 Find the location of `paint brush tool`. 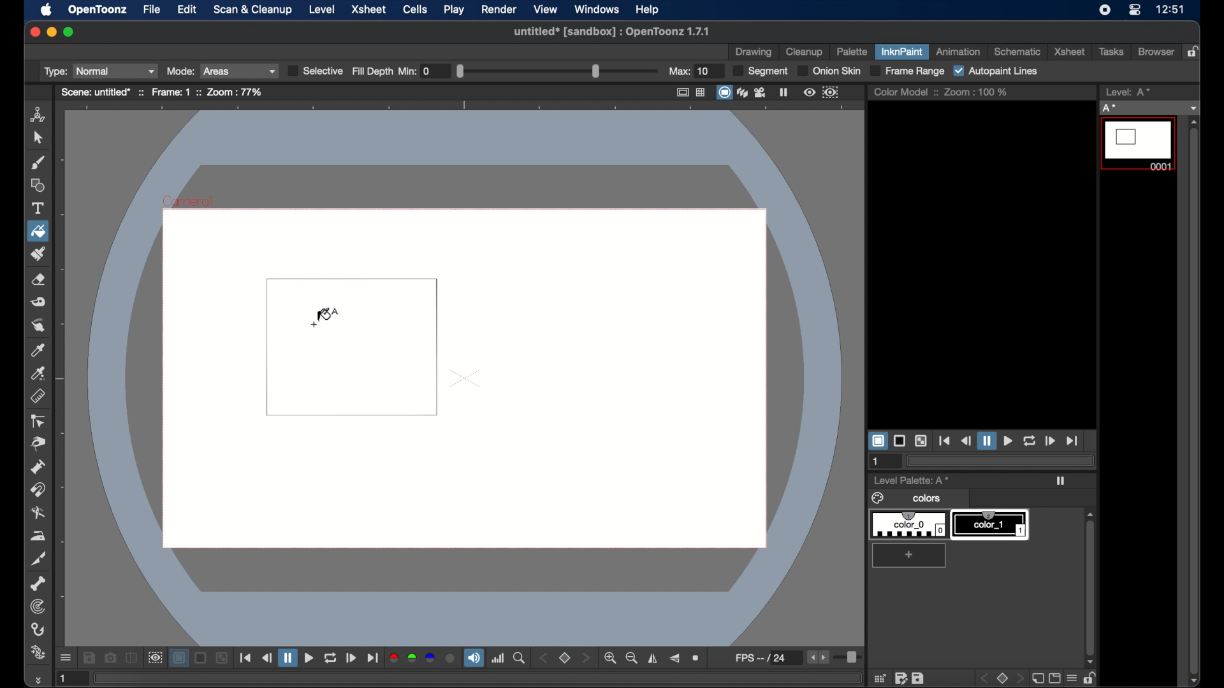

paint brush tool is located at coordinates (39, 254).